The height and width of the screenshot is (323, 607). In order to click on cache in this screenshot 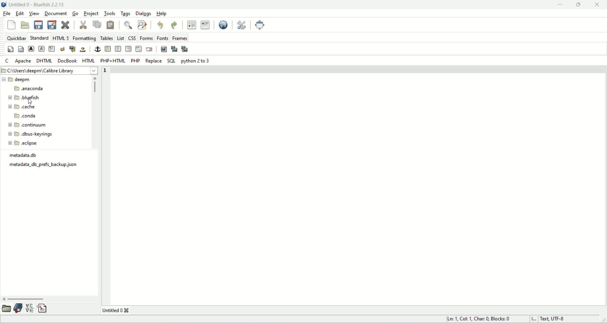, I will do `click(22, 107)`.